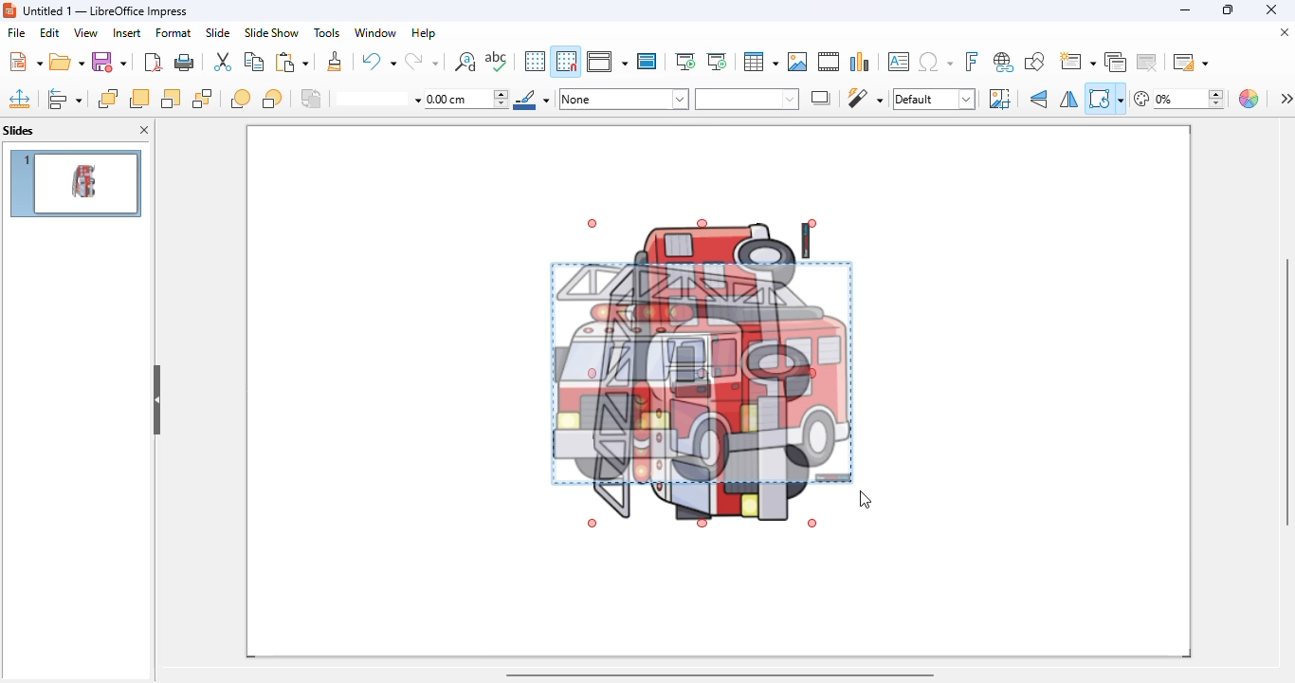  What do you see at coordinates (171, 99) in the screenshot?
I see `send backward` at bounding box center [171, 99].